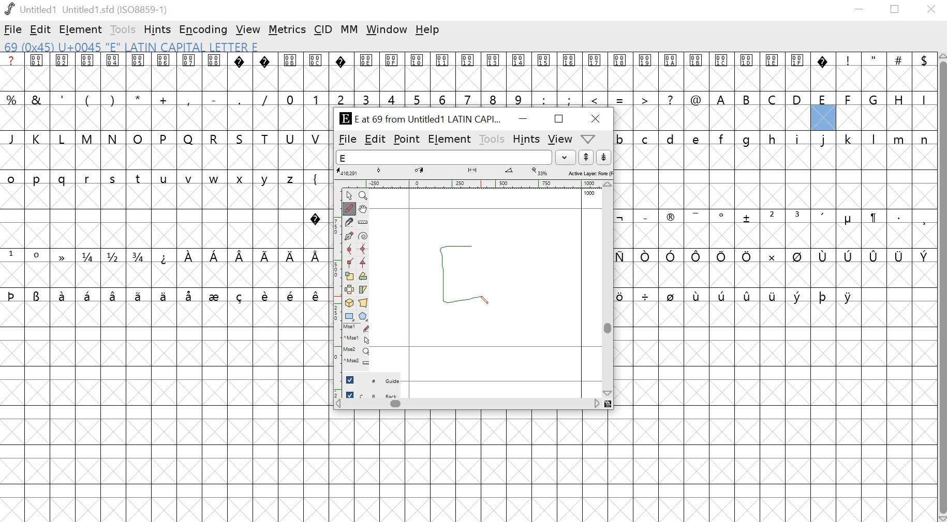 The image size is (947, 522). I want to click on word list field, so click(444, 157).